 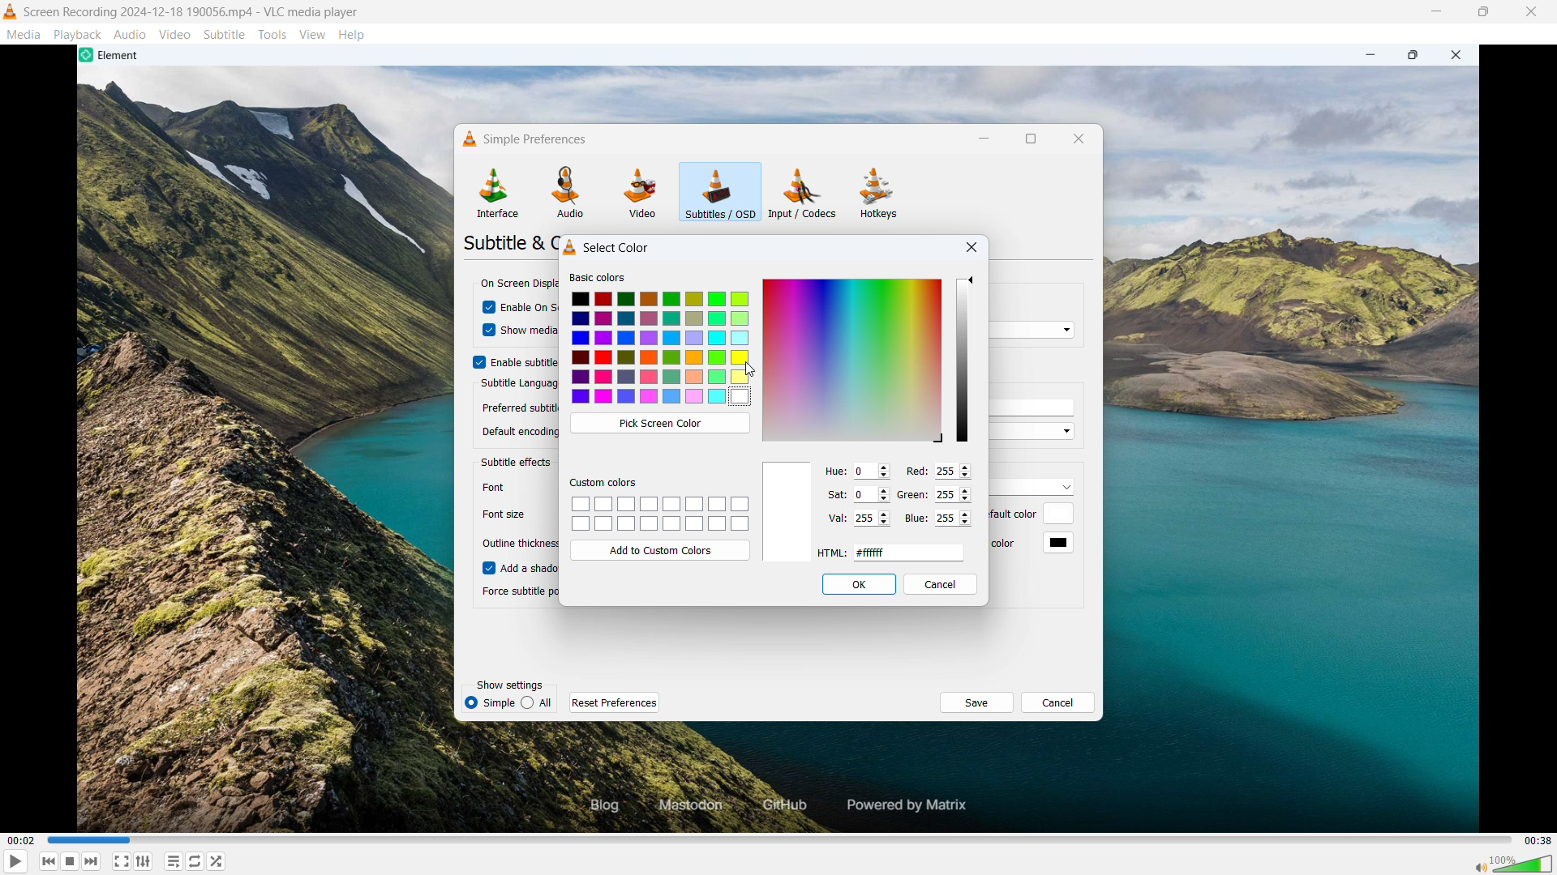 What do you see at coordinates (830, 551) in the screenshot?
I see `HTNL` at bounding box center [830, 551].